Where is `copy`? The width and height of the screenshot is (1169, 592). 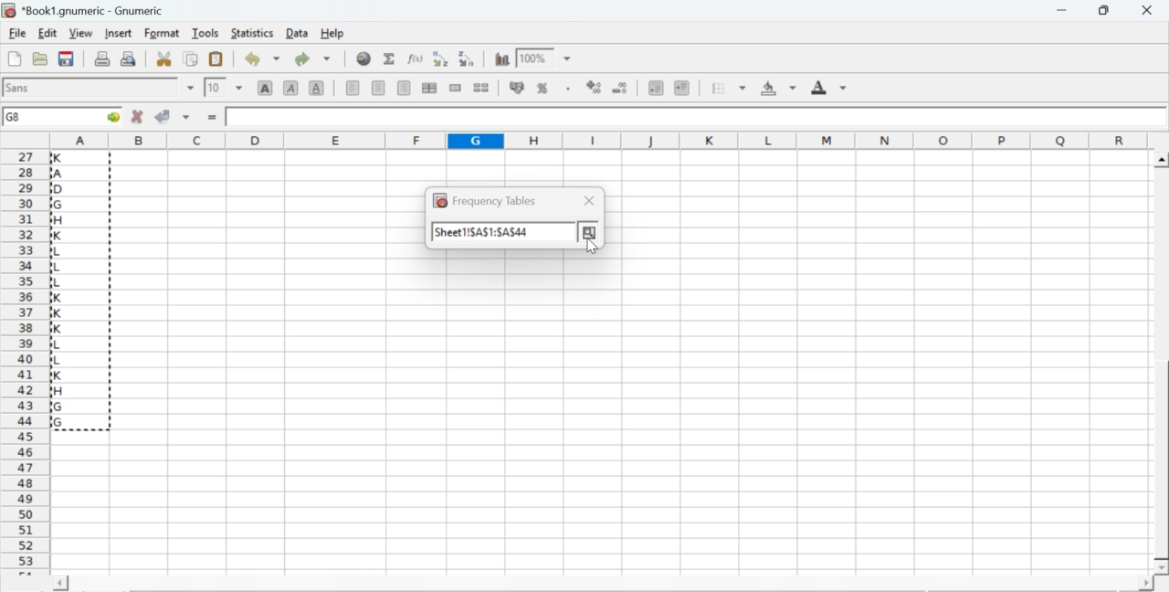
copy is located at coordinates (192, 58).